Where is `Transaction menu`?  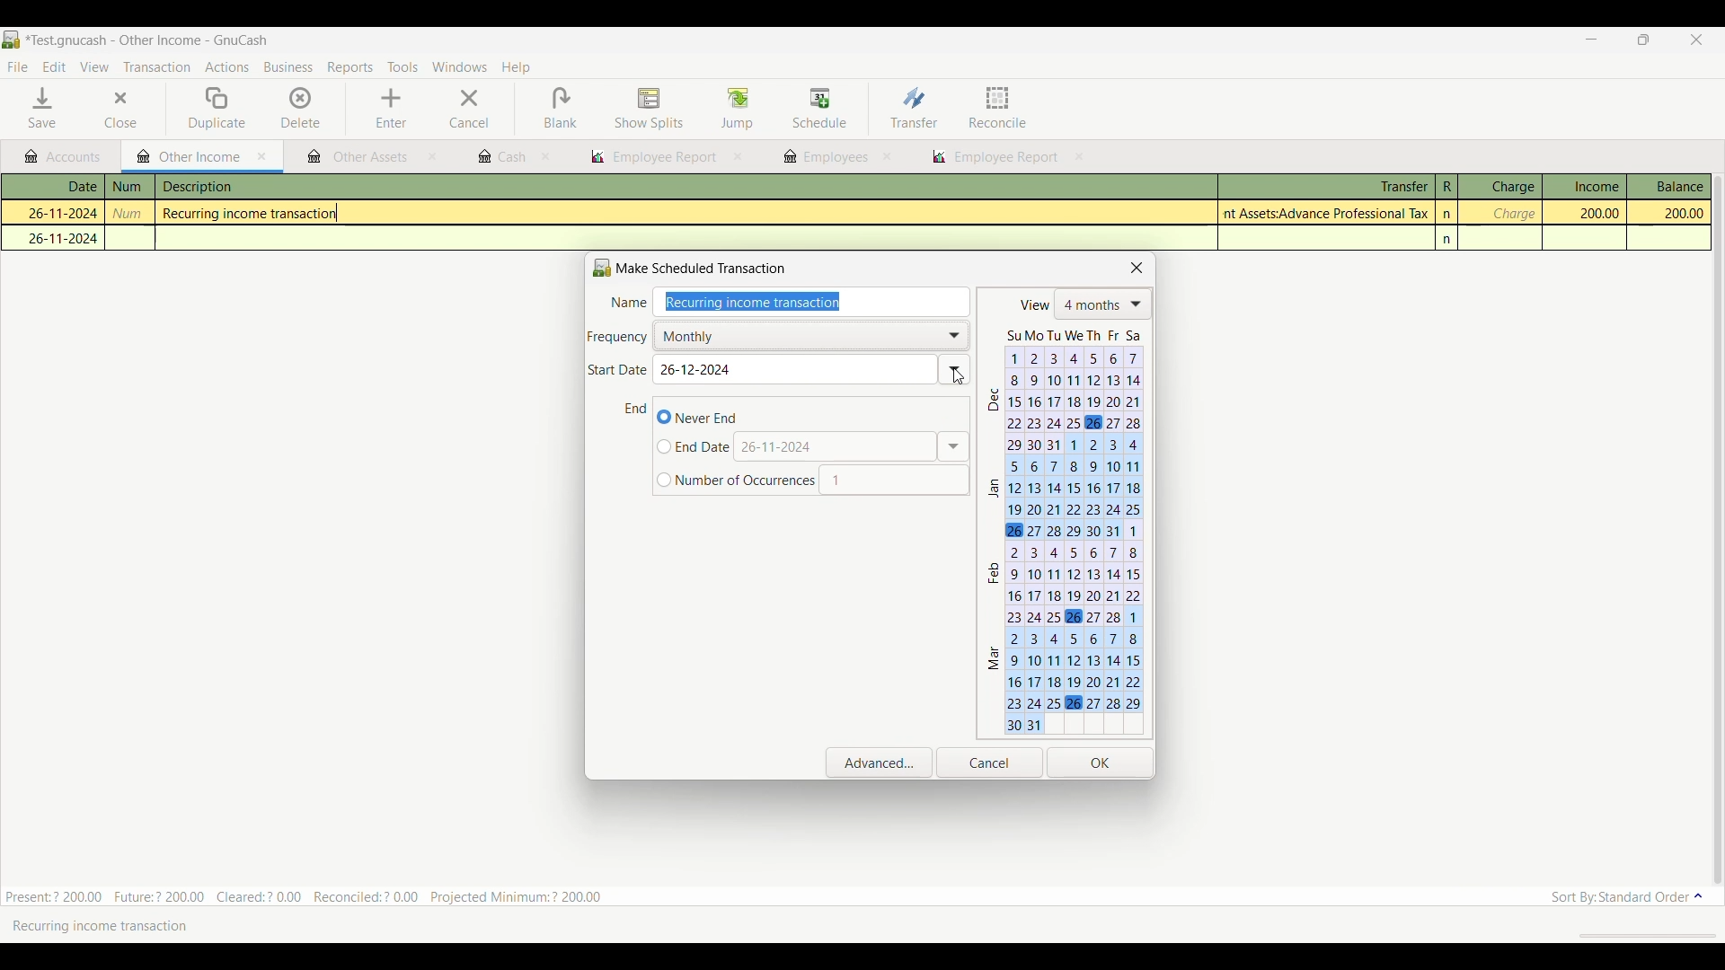
Transaction menu is located at coordinates (156, 67).